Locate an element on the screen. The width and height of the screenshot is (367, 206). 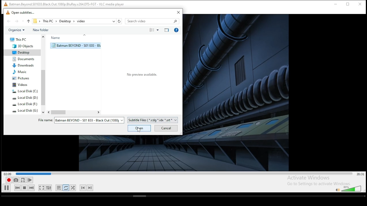
selected subtitle file is located at coordinates (76, 45).